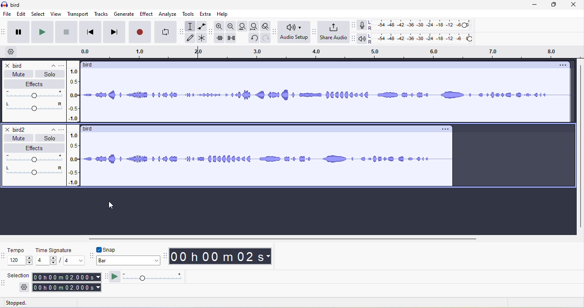 The image size is (584, 308). I want to click on audacity recording meter toolbar, so click(354, 26).